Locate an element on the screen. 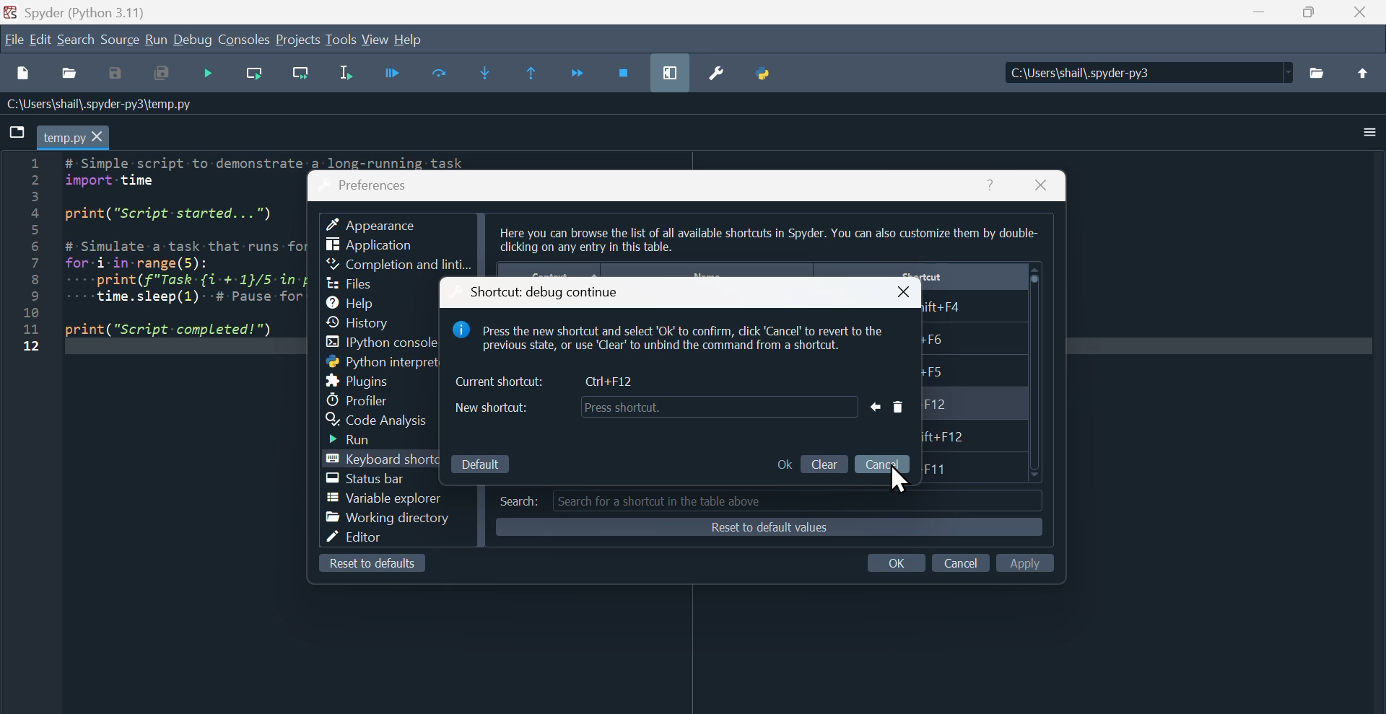 The image size is (1386, 714). Search is located at coordinates (79, 41).